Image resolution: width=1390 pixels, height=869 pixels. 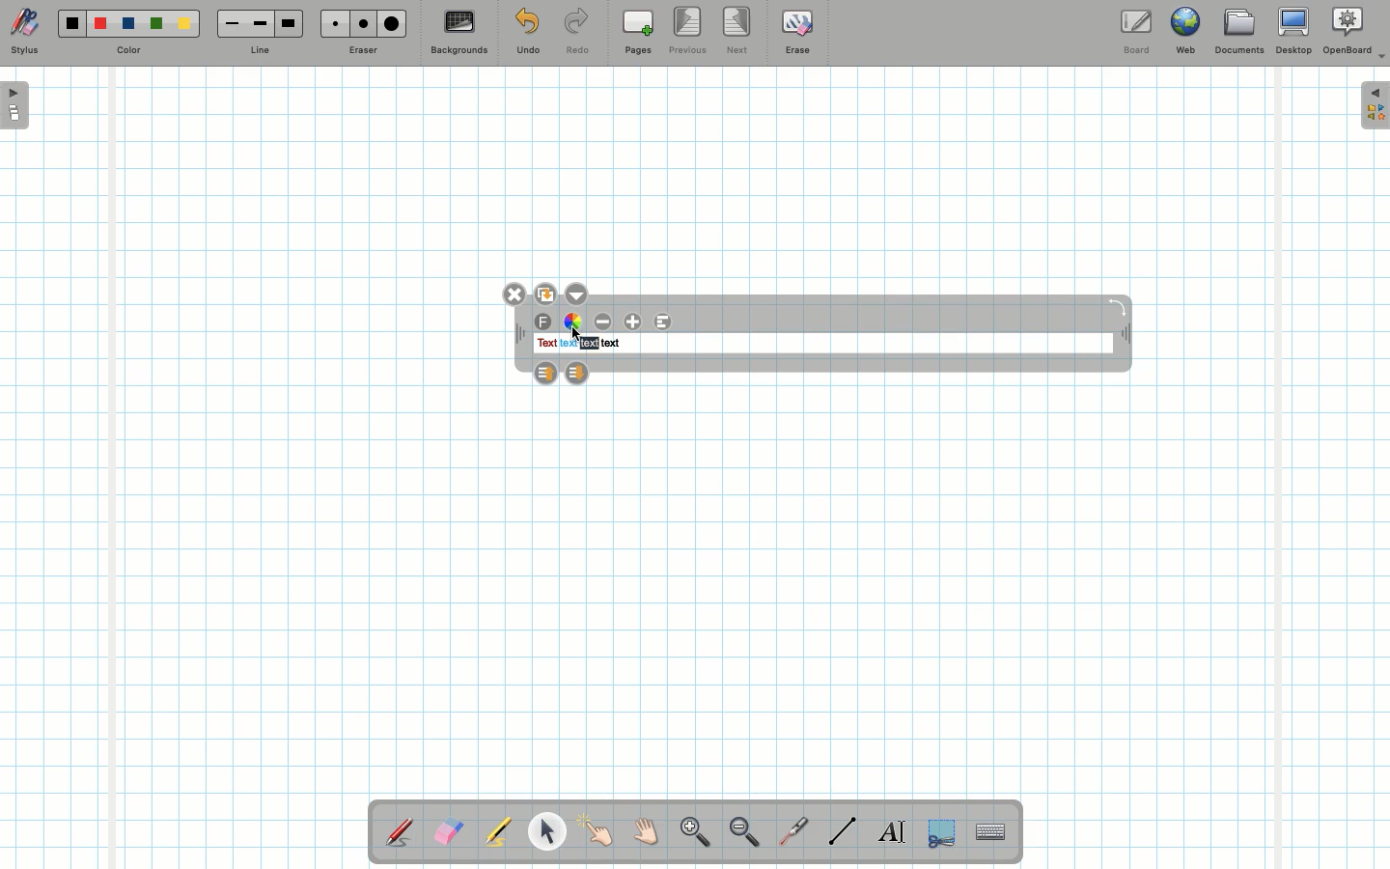 What do you see at coordinates (790, 832) in the screenshot?
I see `Laser pointer` at bounding box center [790, 832].